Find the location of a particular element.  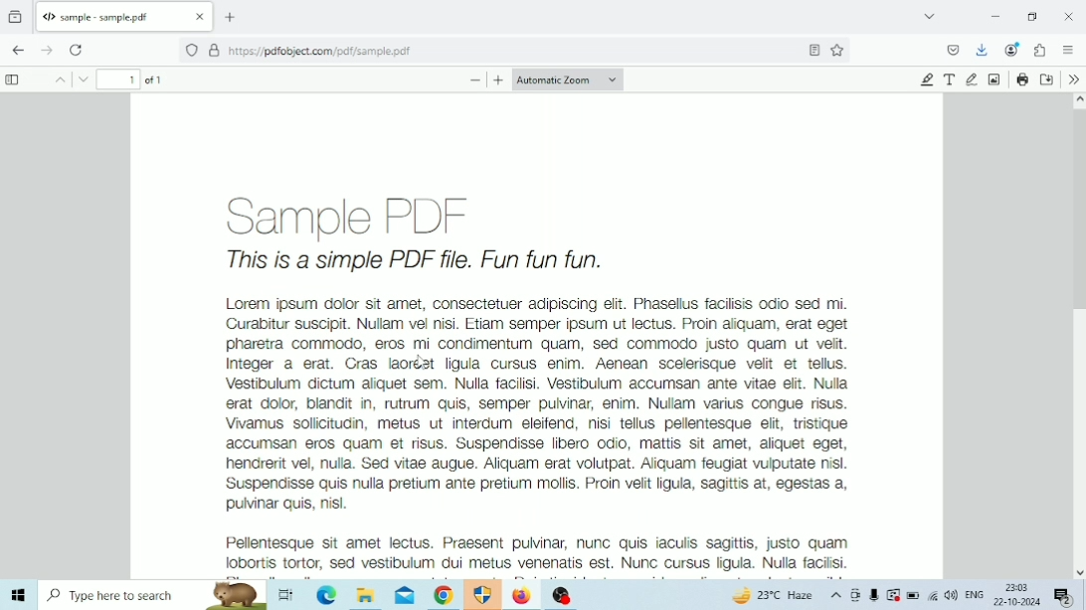

Save to pocket is located at coordinates (983, 51).